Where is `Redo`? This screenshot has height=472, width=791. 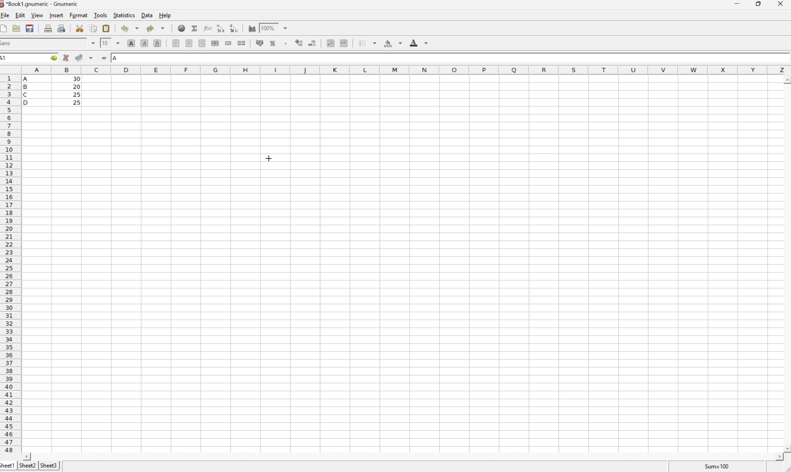 Redo is located at coordinates (155, 27).